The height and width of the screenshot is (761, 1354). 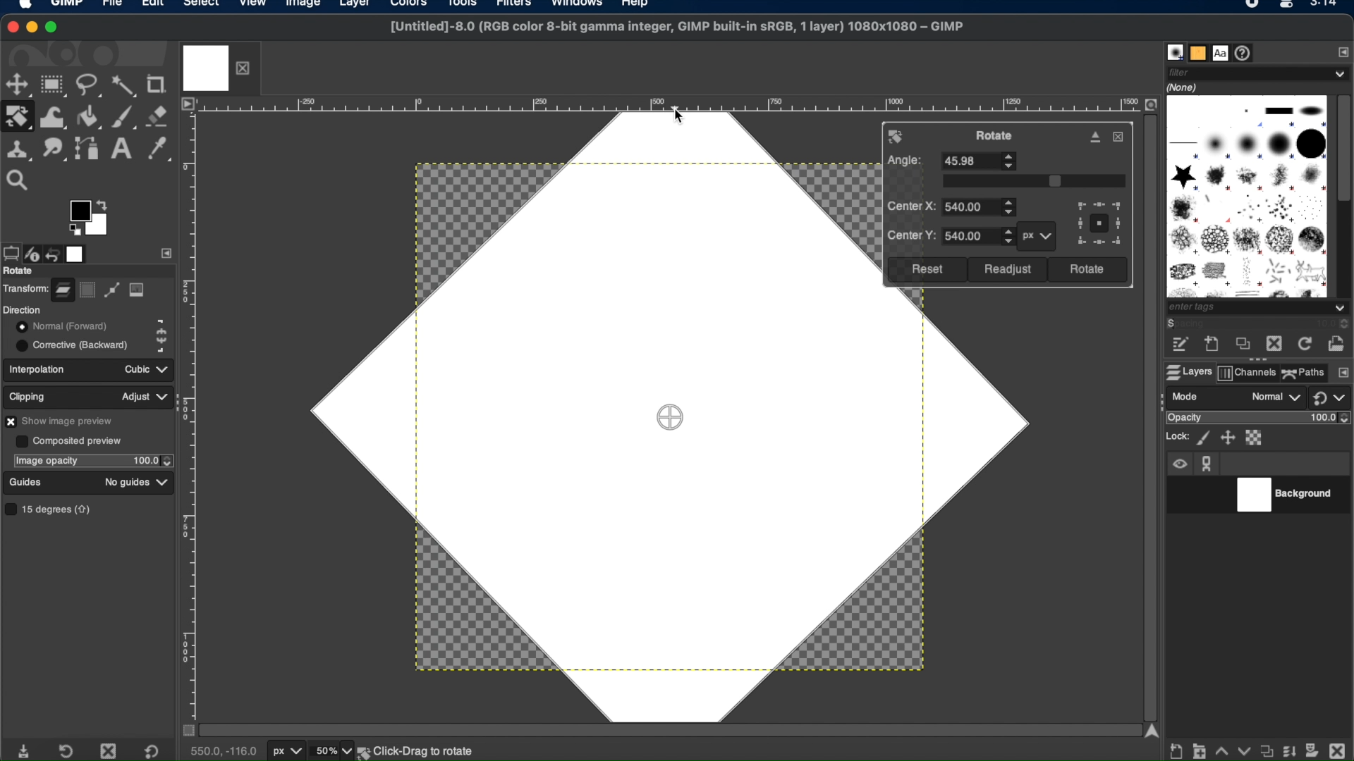 I want to click on file, so click(x=112, y=6).